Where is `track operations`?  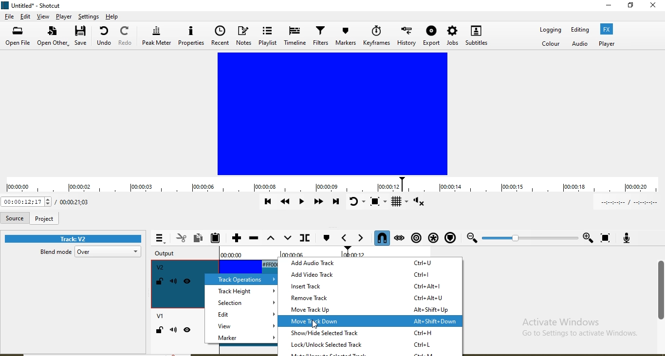 track operations is located at coordinates (239, 278).